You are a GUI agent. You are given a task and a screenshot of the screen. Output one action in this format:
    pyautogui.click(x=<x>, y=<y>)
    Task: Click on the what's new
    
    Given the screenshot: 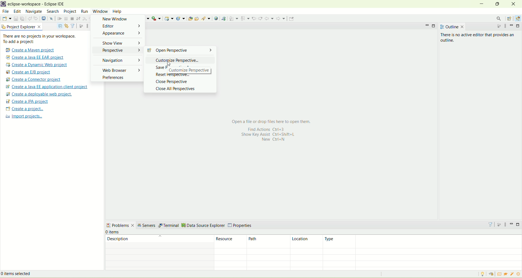 What is the action you would take?
    pyautogui.click(x=519, y=274)
    